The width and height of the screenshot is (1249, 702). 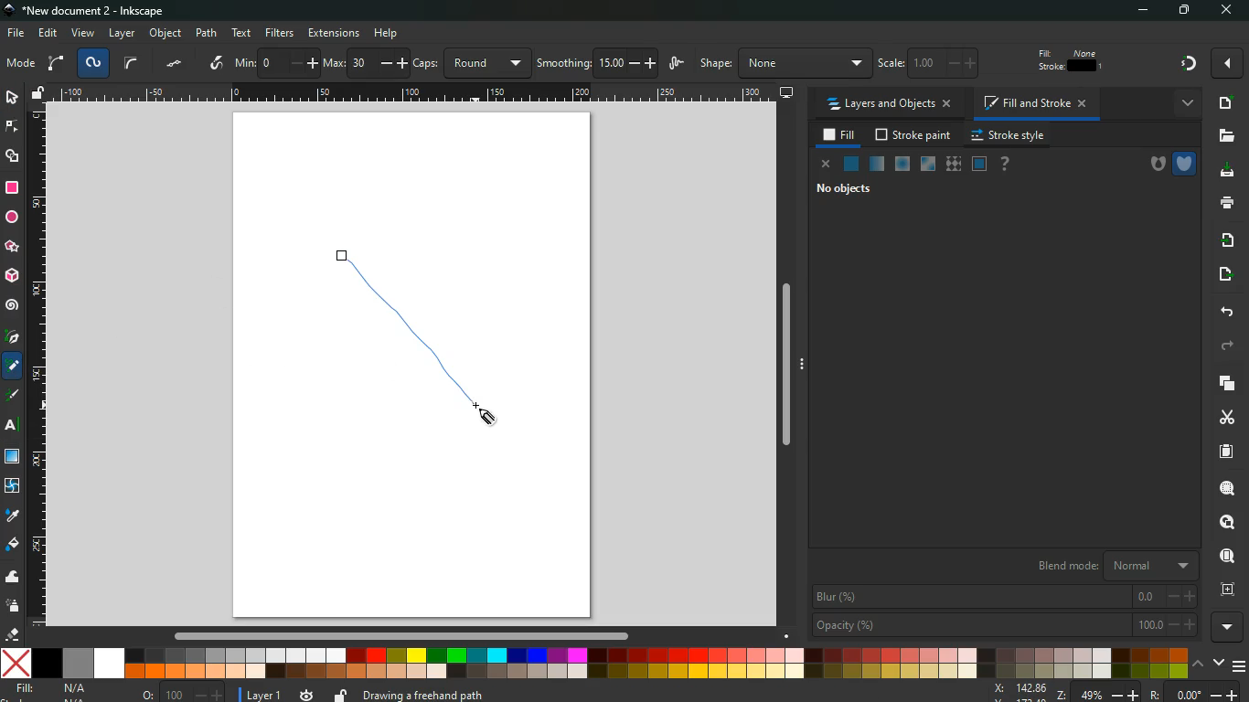 I want to click on wiggle, so click(x=677, y=65).